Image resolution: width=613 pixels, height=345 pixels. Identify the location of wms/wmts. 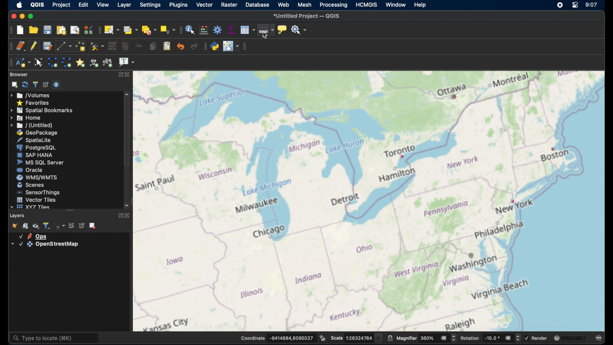
(37, 178).